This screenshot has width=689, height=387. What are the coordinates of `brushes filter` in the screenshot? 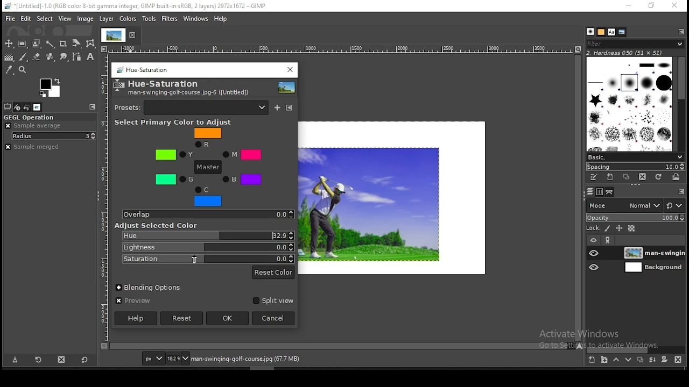 It's located at (635, 44).